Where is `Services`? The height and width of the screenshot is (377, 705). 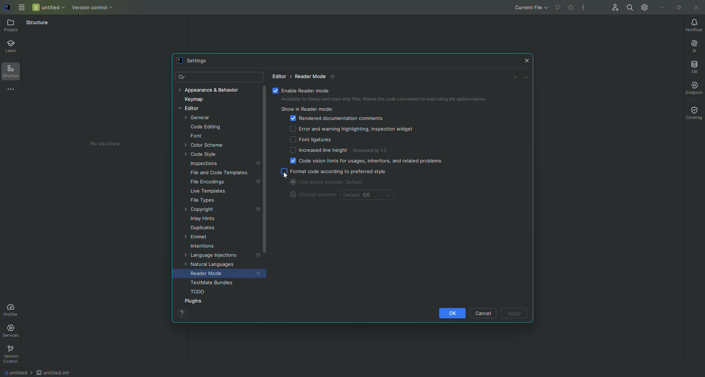 Services is located at coordinates (11, 332).